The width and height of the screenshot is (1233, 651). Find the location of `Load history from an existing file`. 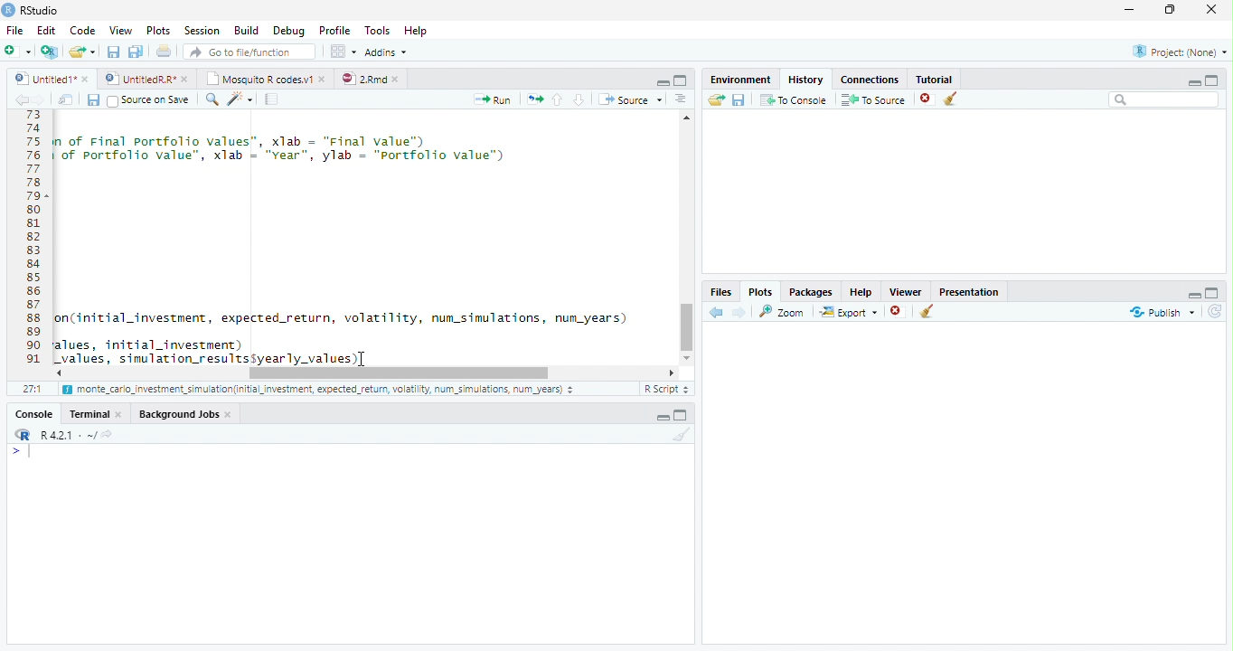

Load history from an existing file is located at coordinates (715, 100).